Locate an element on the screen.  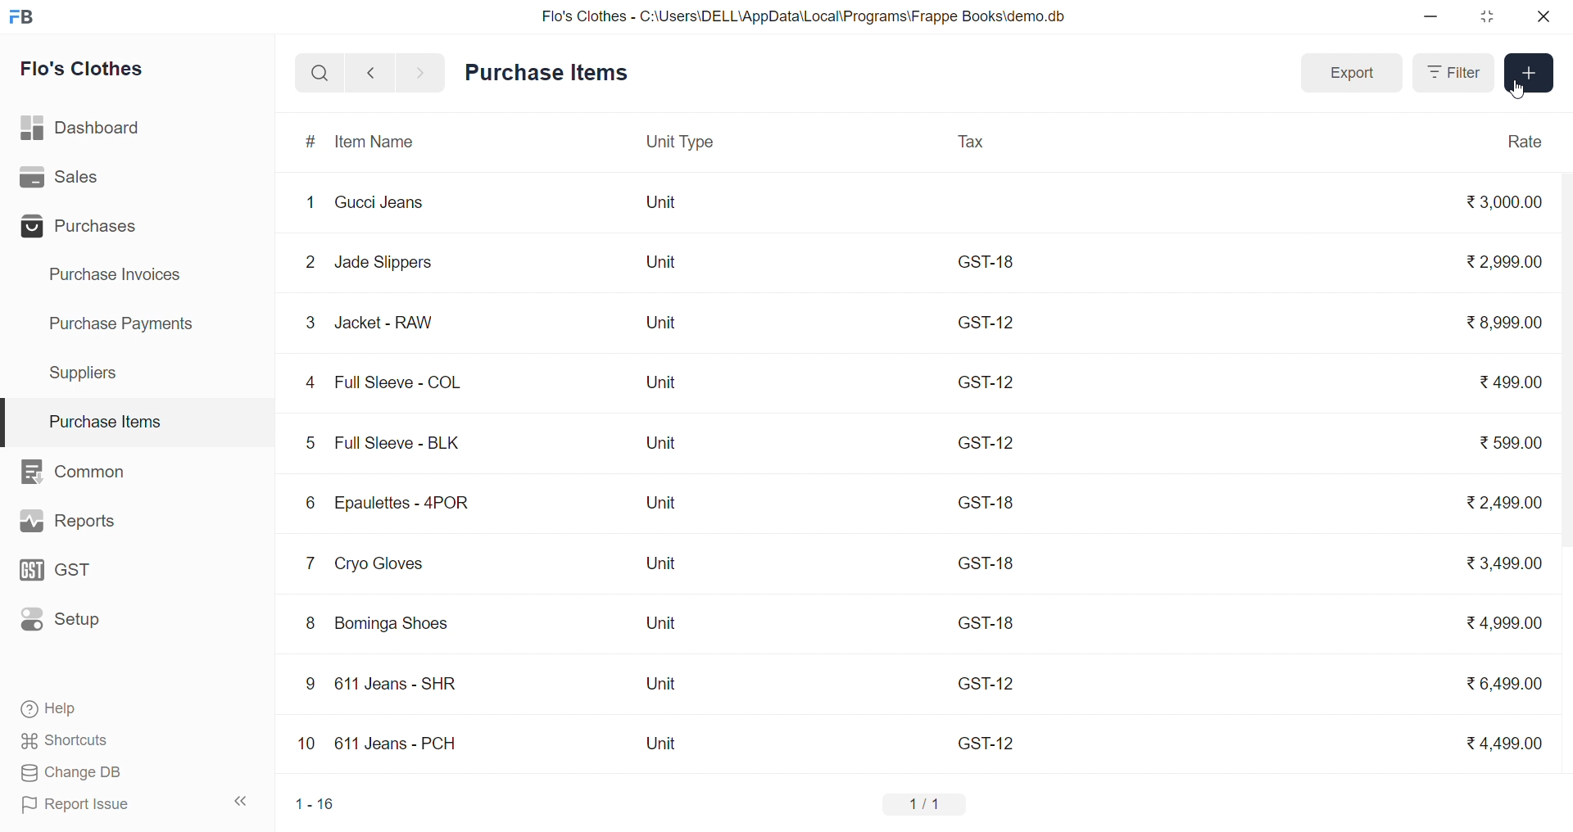
Purchase Invoices is located at coordinates (126, 275).